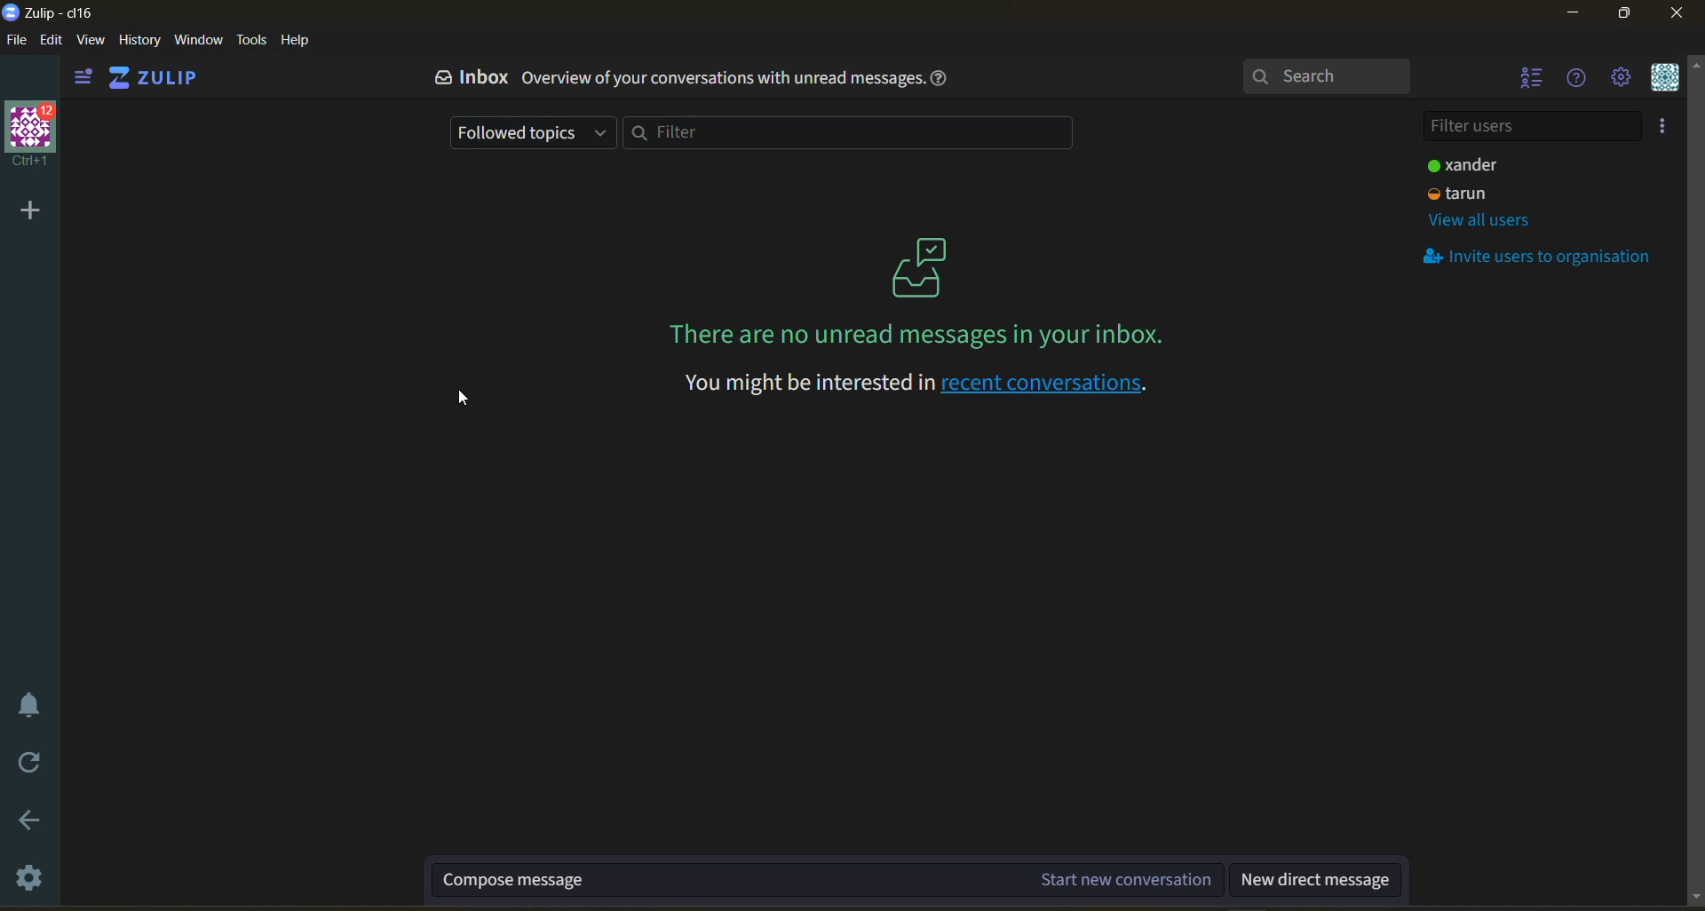  I want to click on view, so click(95, 42).